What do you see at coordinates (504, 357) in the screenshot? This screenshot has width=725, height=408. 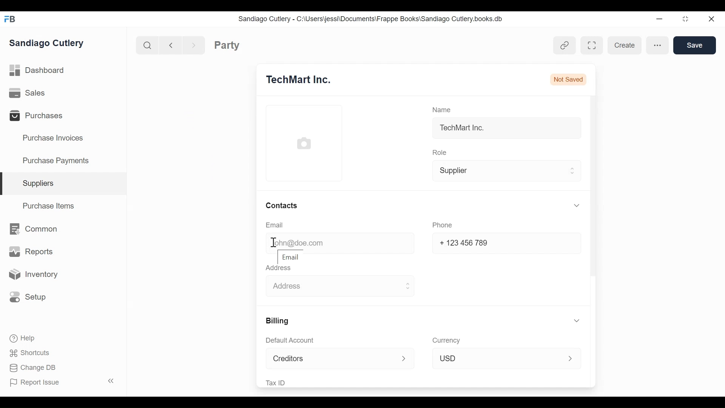 I see `USD` at bounding box center [504, 357].